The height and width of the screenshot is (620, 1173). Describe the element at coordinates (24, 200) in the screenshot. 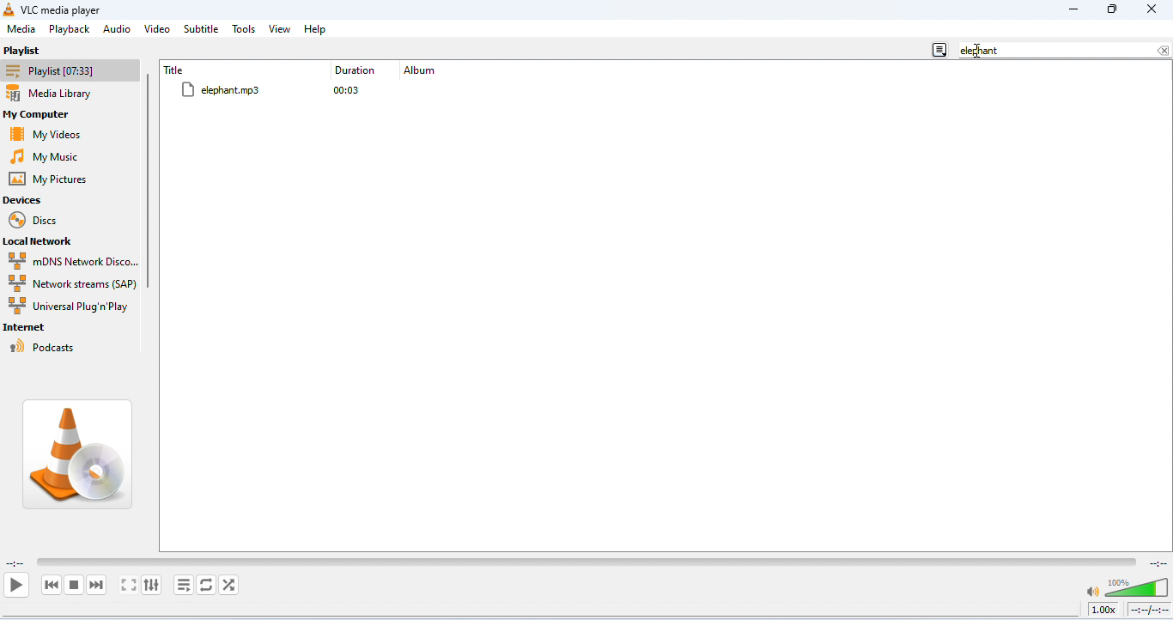

I see `devices` at that location.